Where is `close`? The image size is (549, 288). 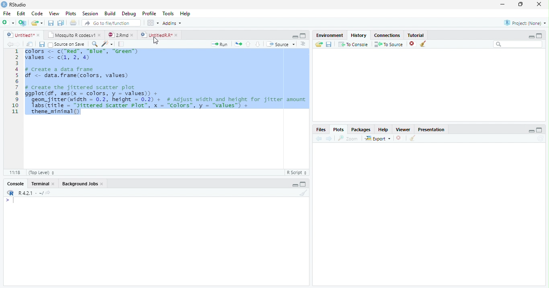
close is located at coordinates (99, 35).